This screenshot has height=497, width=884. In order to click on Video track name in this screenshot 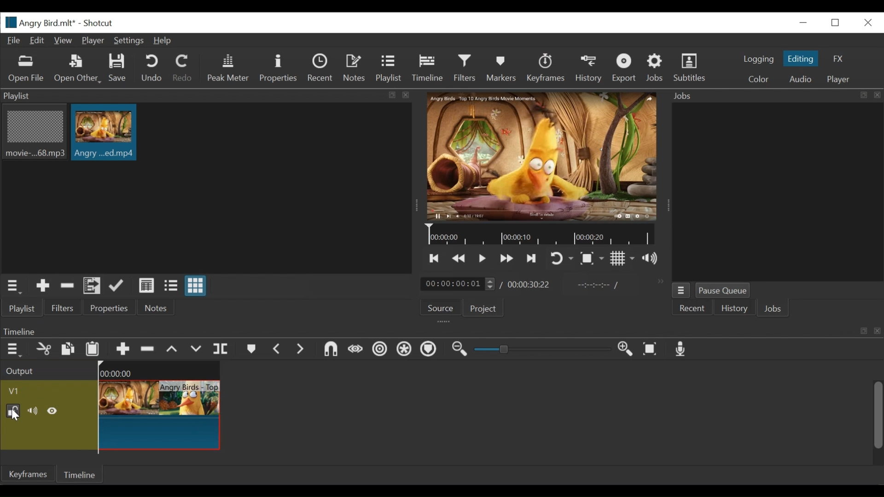, I will do `click(47, 391)`.